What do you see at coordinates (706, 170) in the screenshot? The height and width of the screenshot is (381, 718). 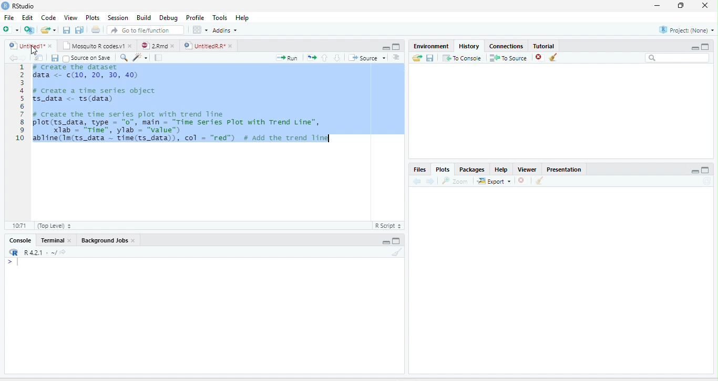 I see `Maximize` at bounding box center [706, 170].